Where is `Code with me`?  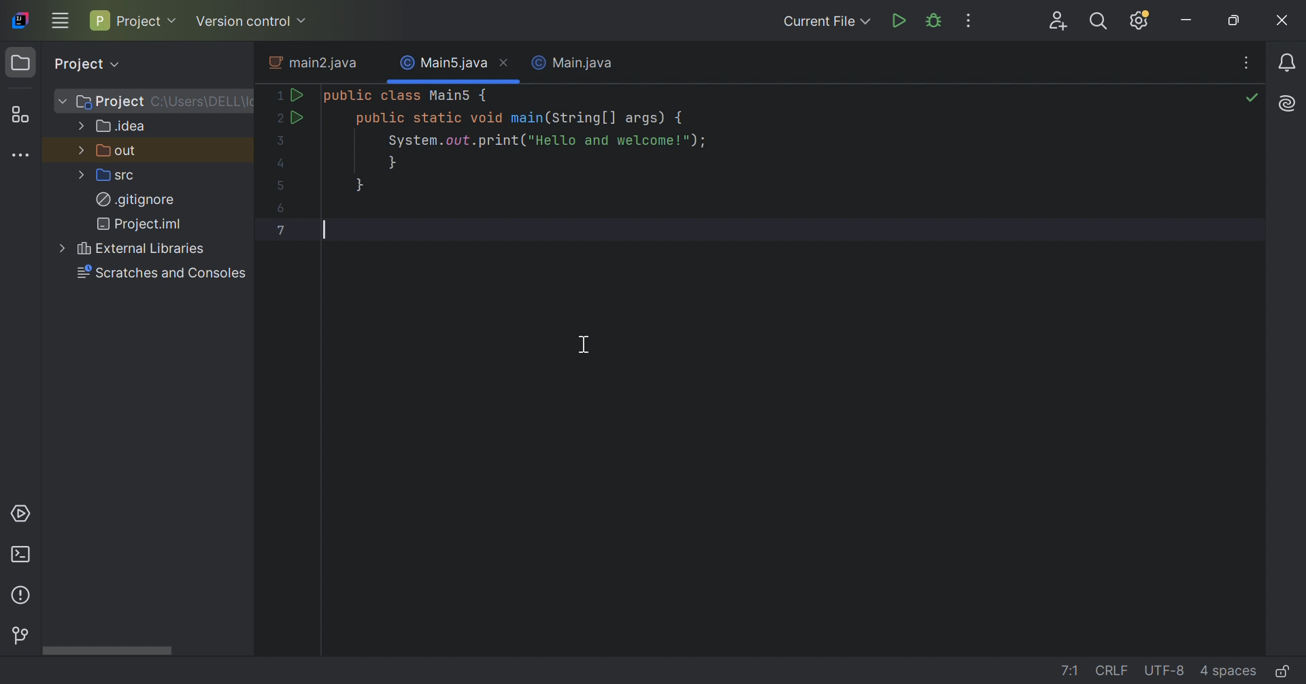
Code with me is located at coordinates (1060, 20).